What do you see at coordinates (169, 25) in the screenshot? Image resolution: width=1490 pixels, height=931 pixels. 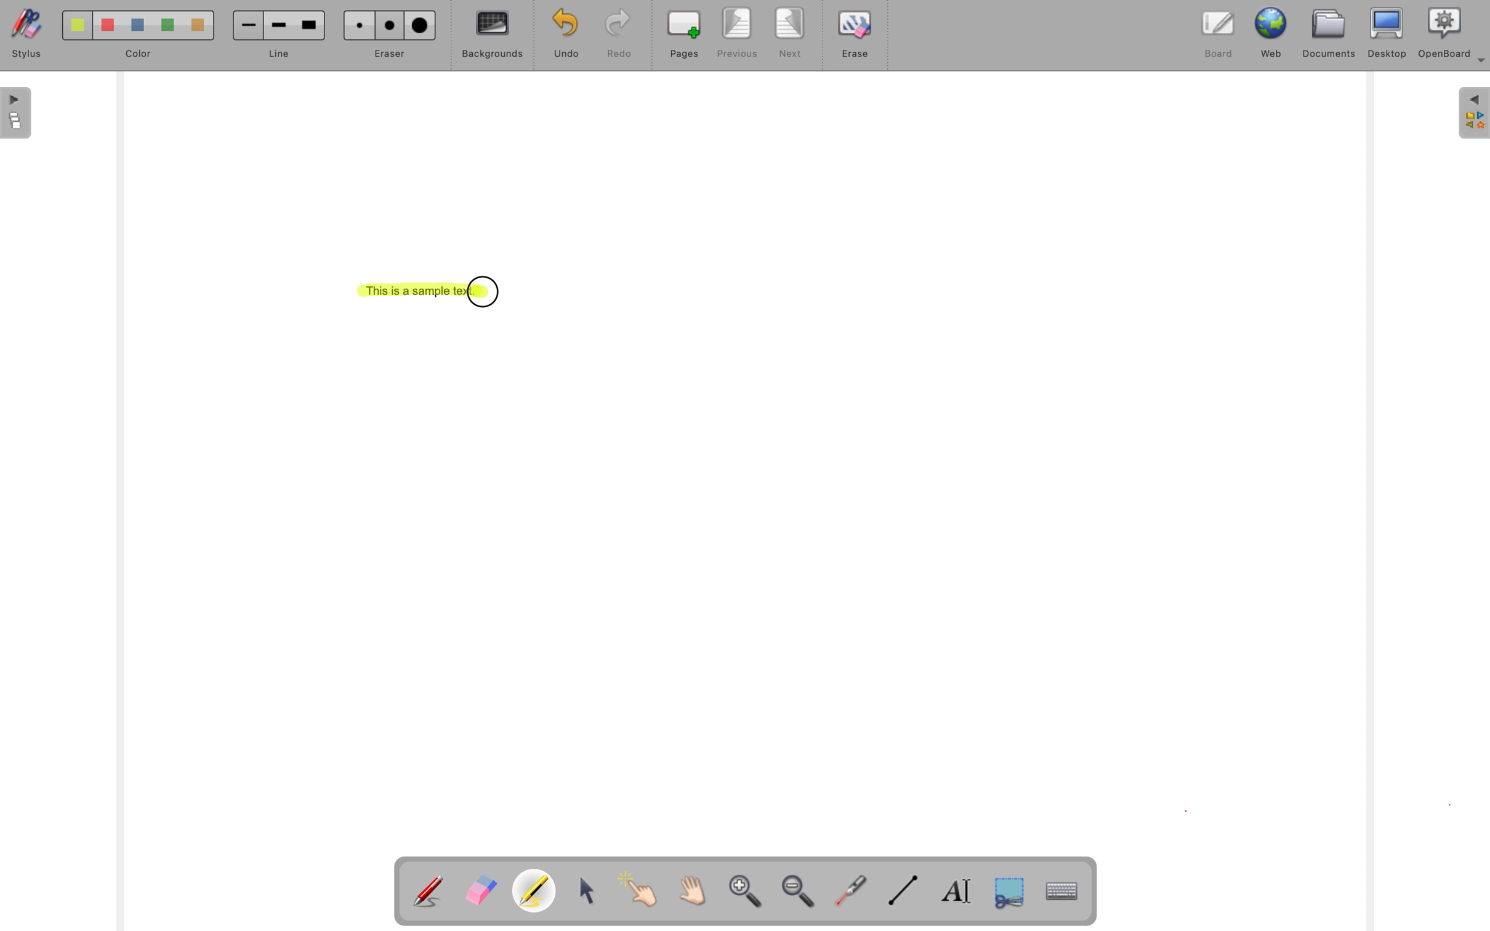 I see `Color 4` at bounding box center [169, 25].